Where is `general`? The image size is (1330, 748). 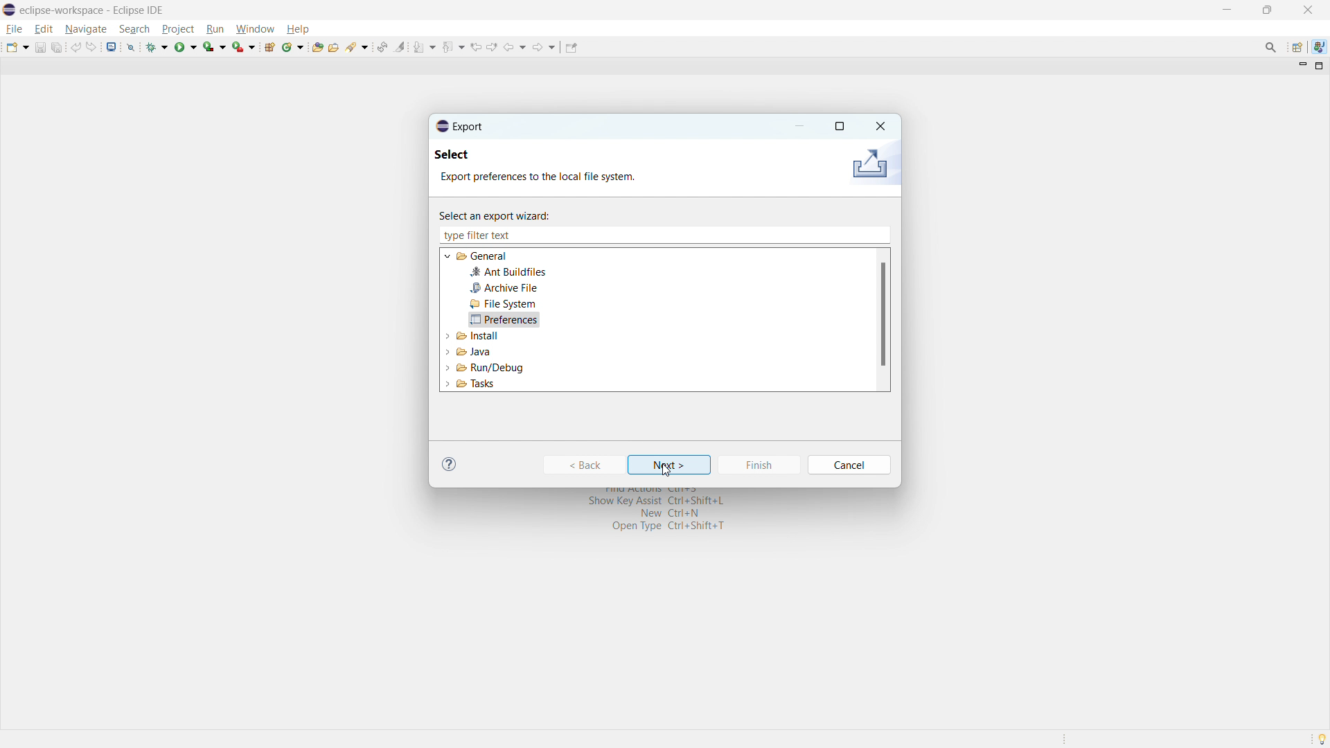
general is located at coordinates (484, 256).